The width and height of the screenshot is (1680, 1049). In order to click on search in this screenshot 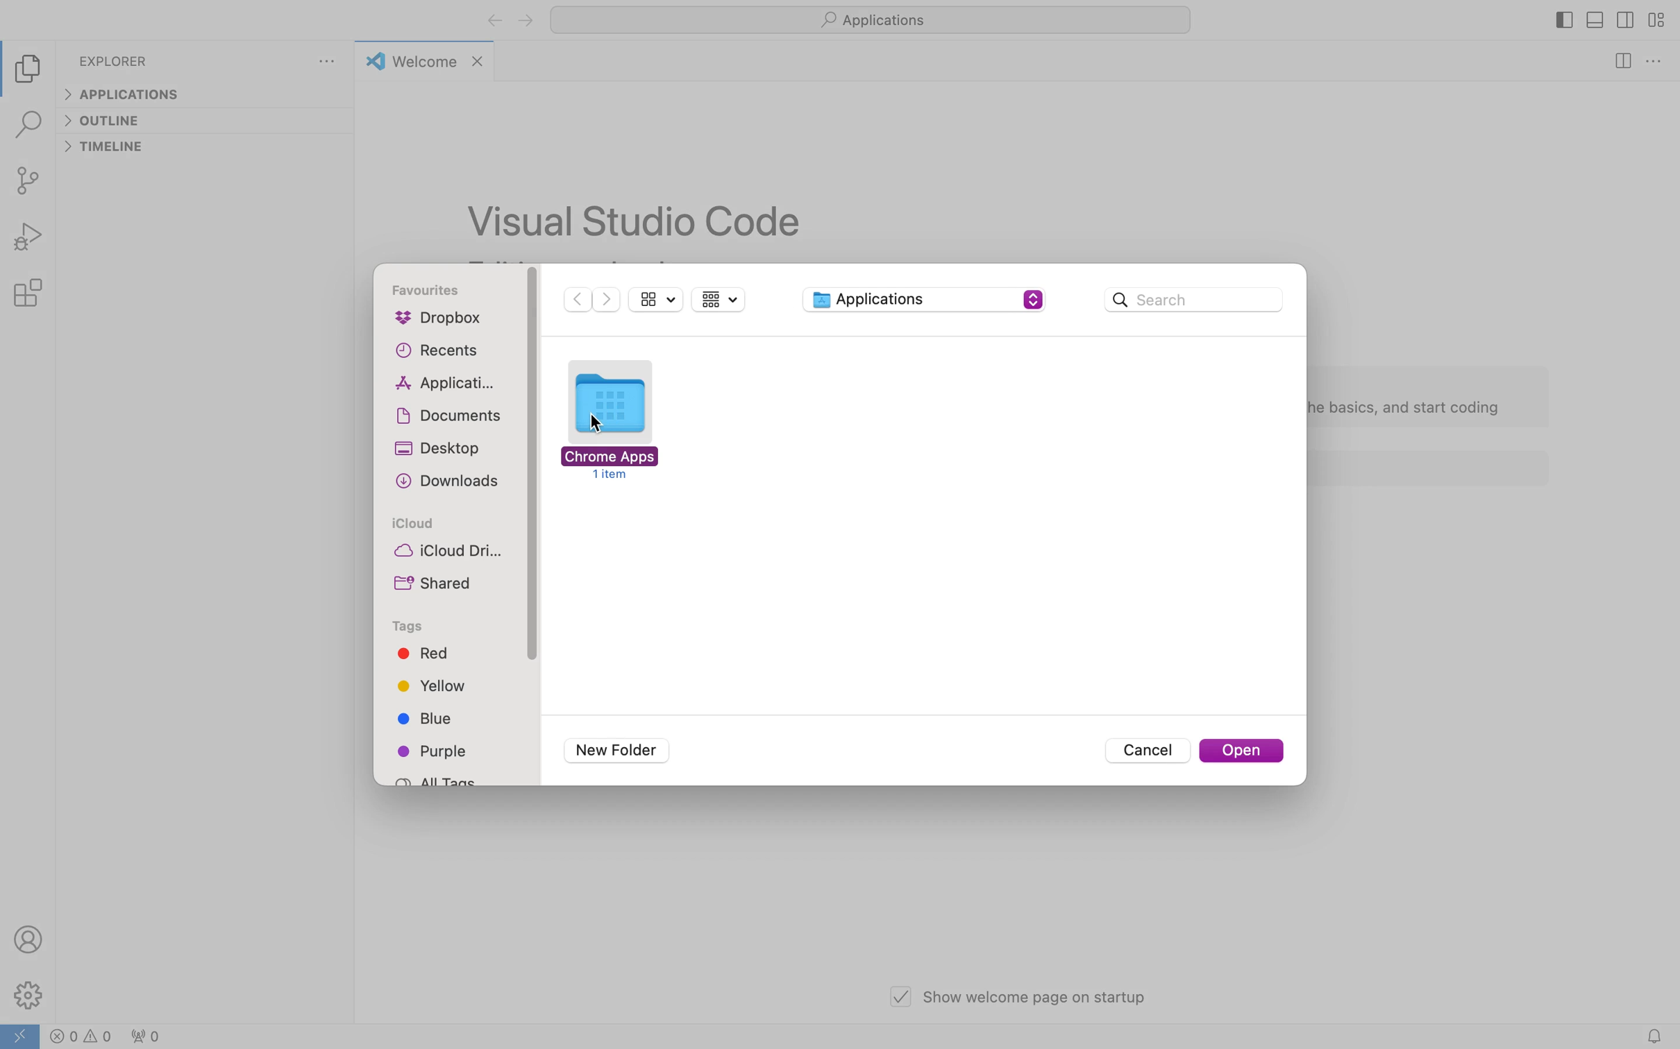, I will do `click(1194, 298)`.